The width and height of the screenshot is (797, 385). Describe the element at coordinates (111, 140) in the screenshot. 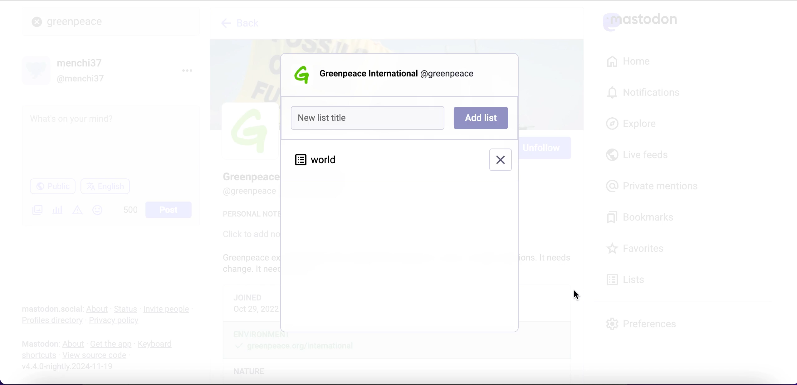

I see `post what's n your mind` at that location.